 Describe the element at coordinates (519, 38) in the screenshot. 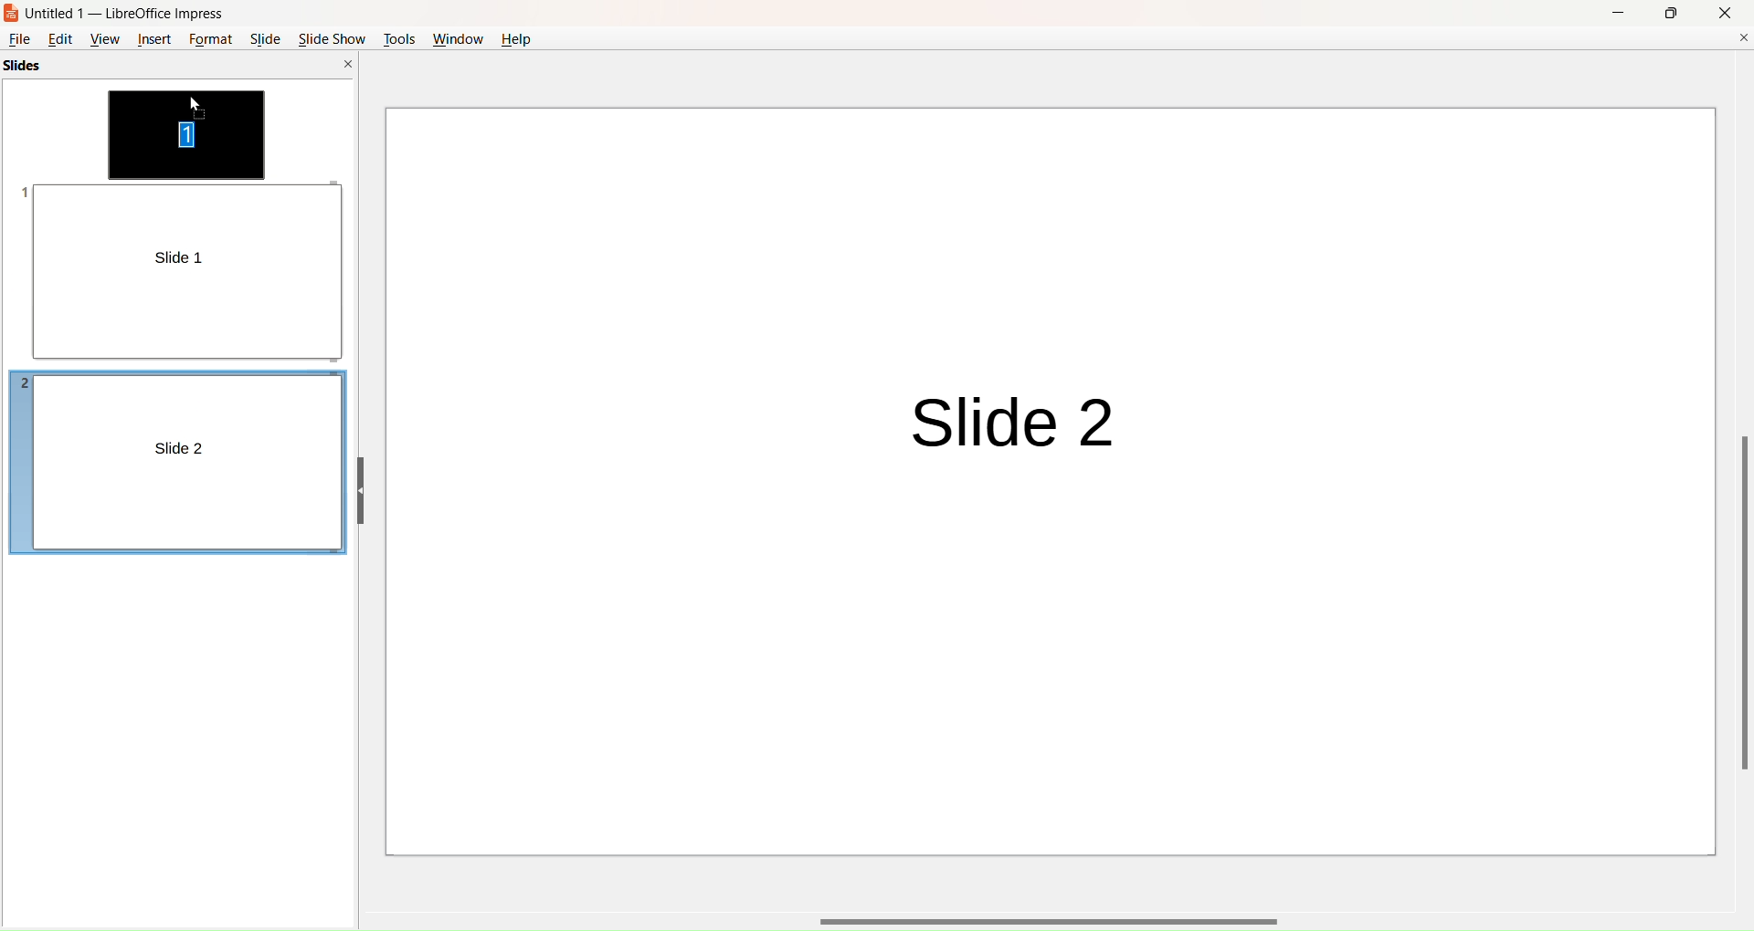

I see `help` at that location.